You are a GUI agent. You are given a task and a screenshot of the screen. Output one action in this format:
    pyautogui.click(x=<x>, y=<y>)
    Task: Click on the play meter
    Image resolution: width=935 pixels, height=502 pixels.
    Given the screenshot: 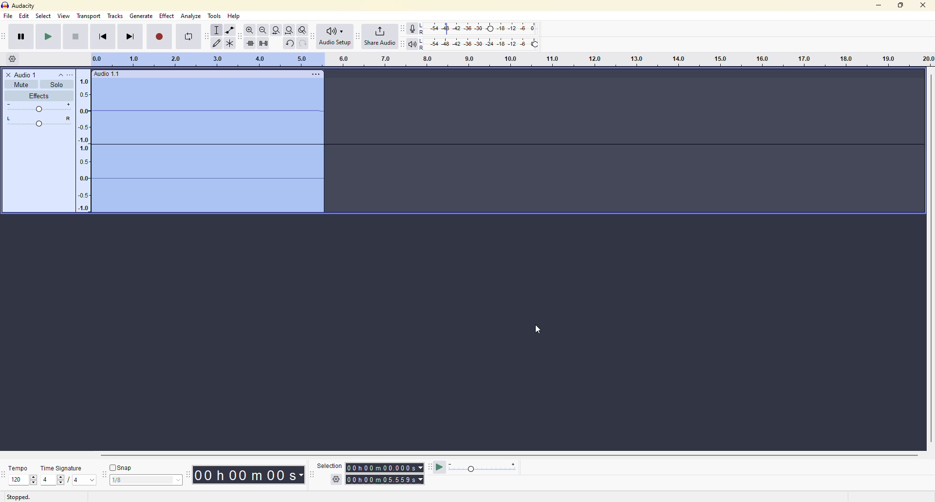 What is the action you would take?
    pyautogui.click(x=484, y=468)
    